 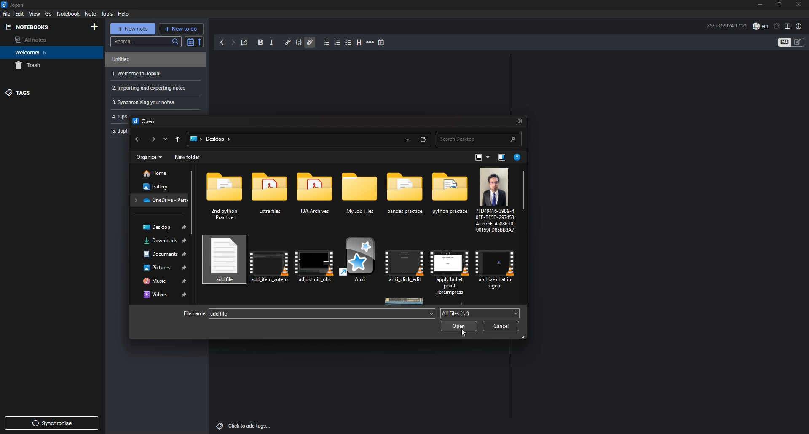 I want to click on synchronise, so click(x=51, y=423).